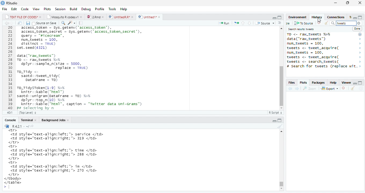 The width and height of the screenshot is (365, 193). What do you see at coordinates (312, 88) in the screenshot?
I see `Zoom ` at bounding box center [312, 88].